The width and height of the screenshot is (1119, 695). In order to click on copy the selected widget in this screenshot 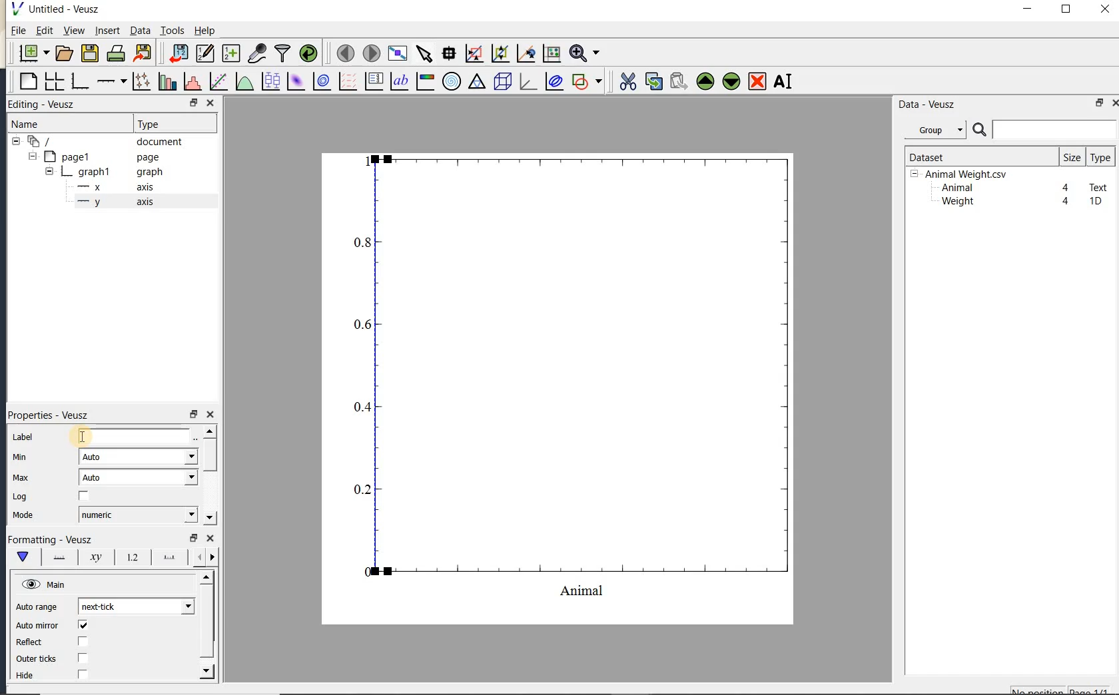, I will do `click(652, 81)`.